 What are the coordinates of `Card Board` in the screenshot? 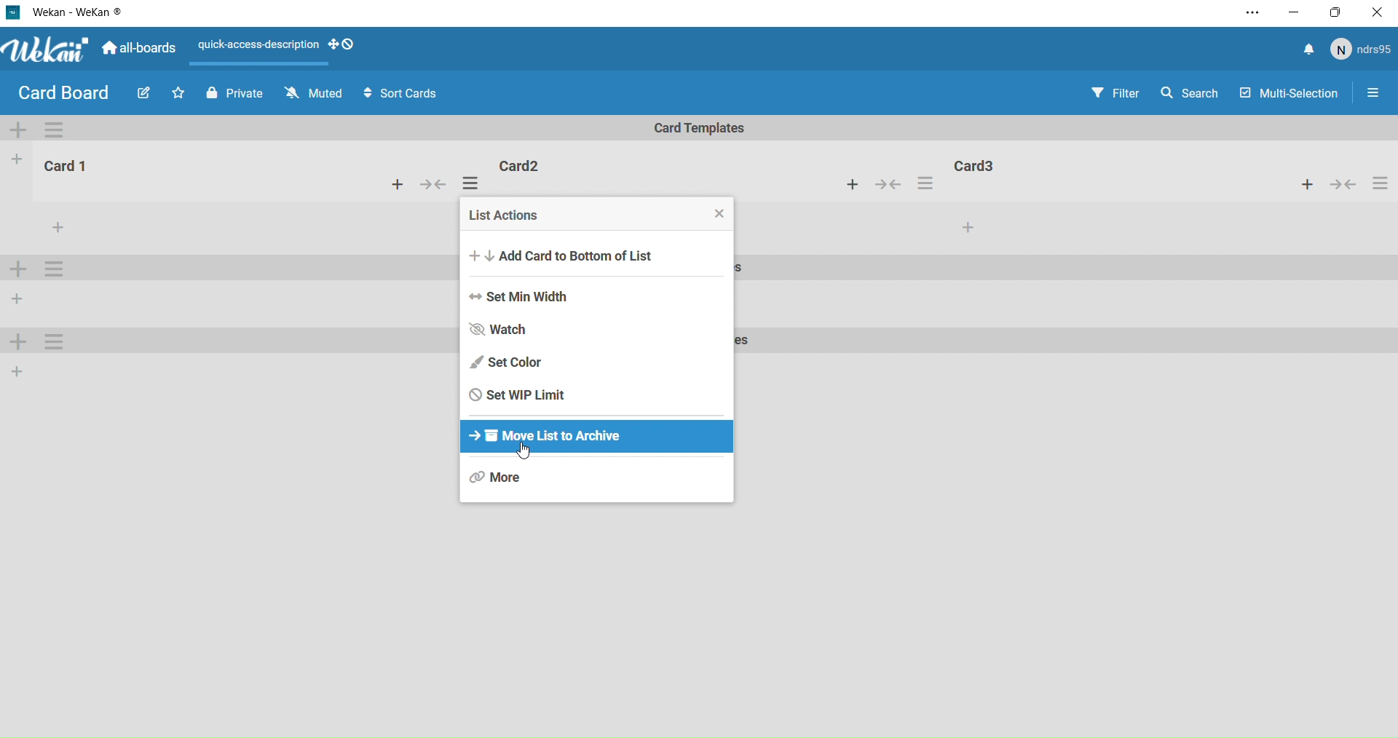 It's located at (63, 95).